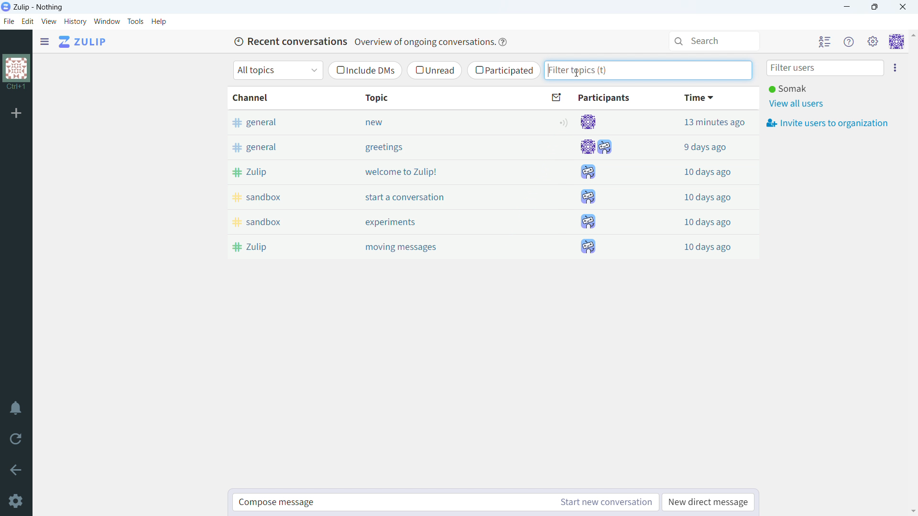  What do you see at coordinates (697, 220) in the screenshot?
I see `10 days ago` at bounding box center [697, 220].